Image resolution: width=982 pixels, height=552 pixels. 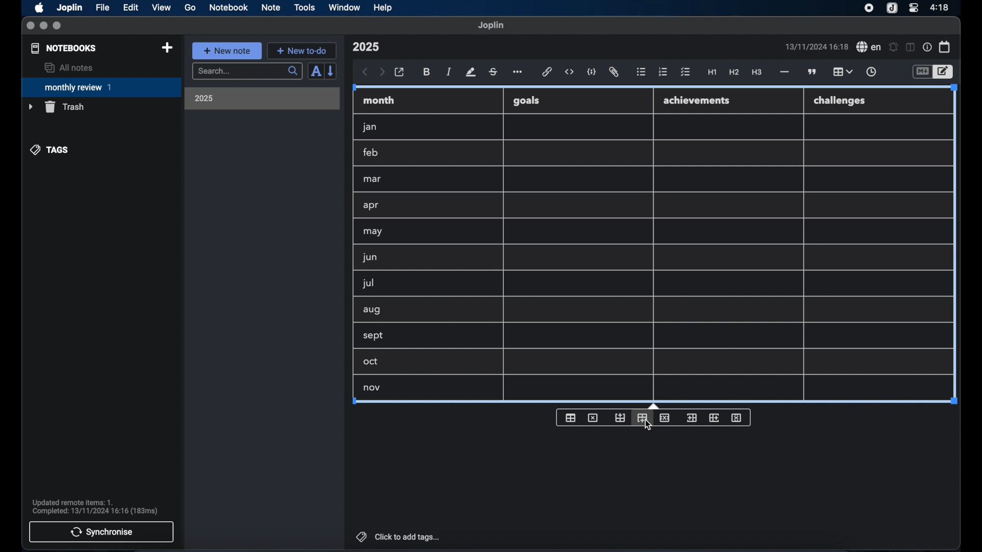 I want to click on notebook, so click(x=229, y=8).